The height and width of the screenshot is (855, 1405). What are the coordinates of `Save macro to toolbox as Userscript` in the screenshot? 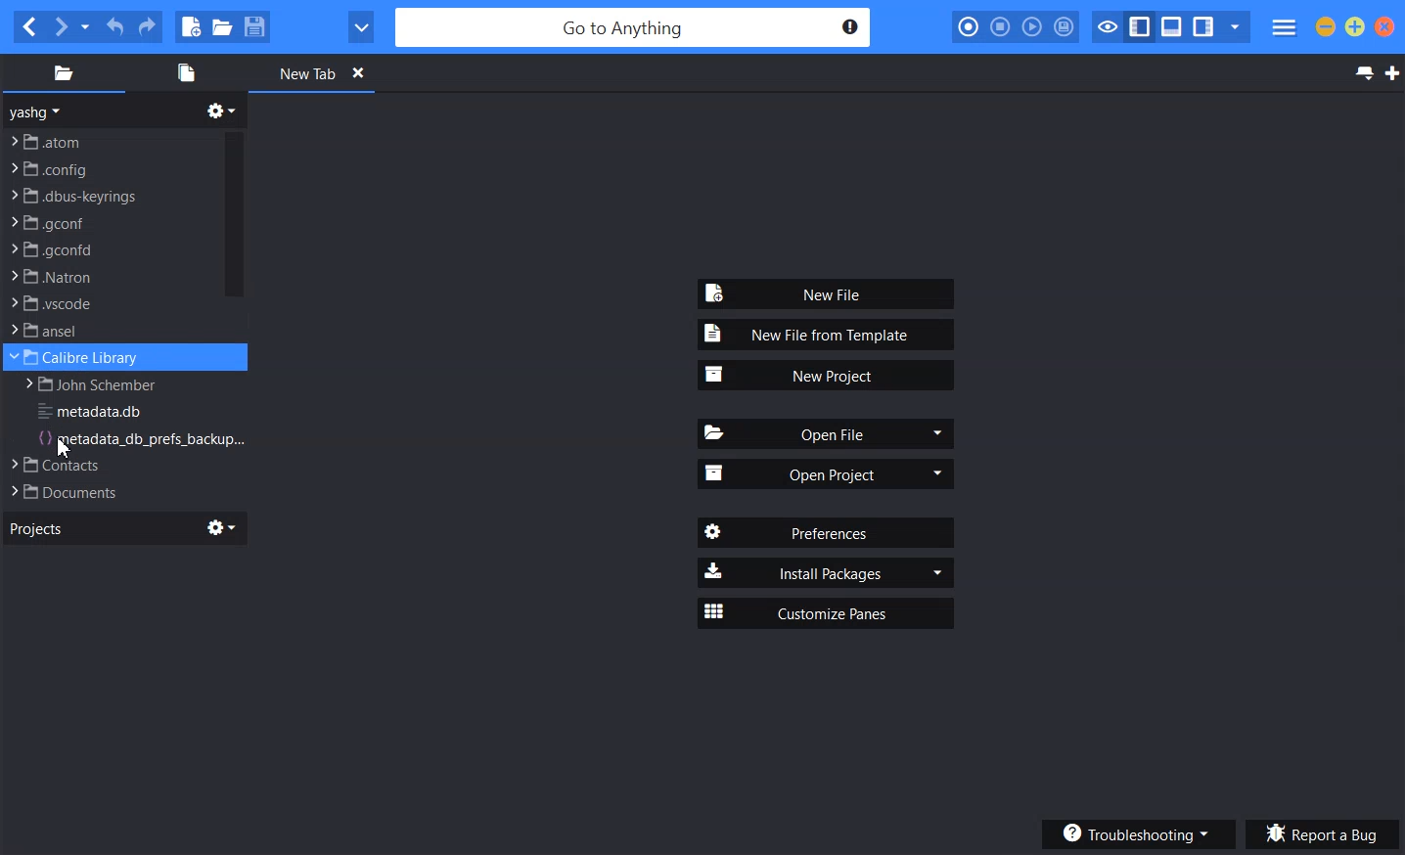 It's located at (1065, 26).